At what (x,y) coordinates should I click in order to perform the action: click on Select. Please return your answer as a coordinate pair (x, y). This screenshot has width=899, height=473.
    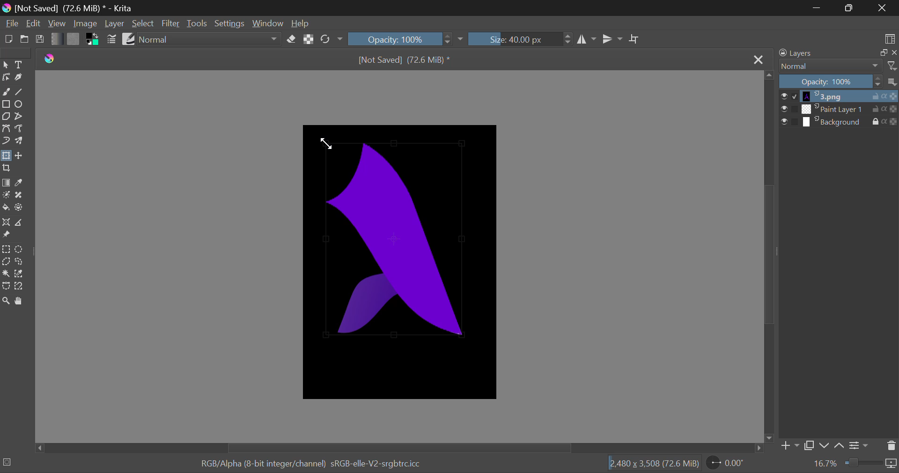
    Looking at the image, I should click on (143, 23).